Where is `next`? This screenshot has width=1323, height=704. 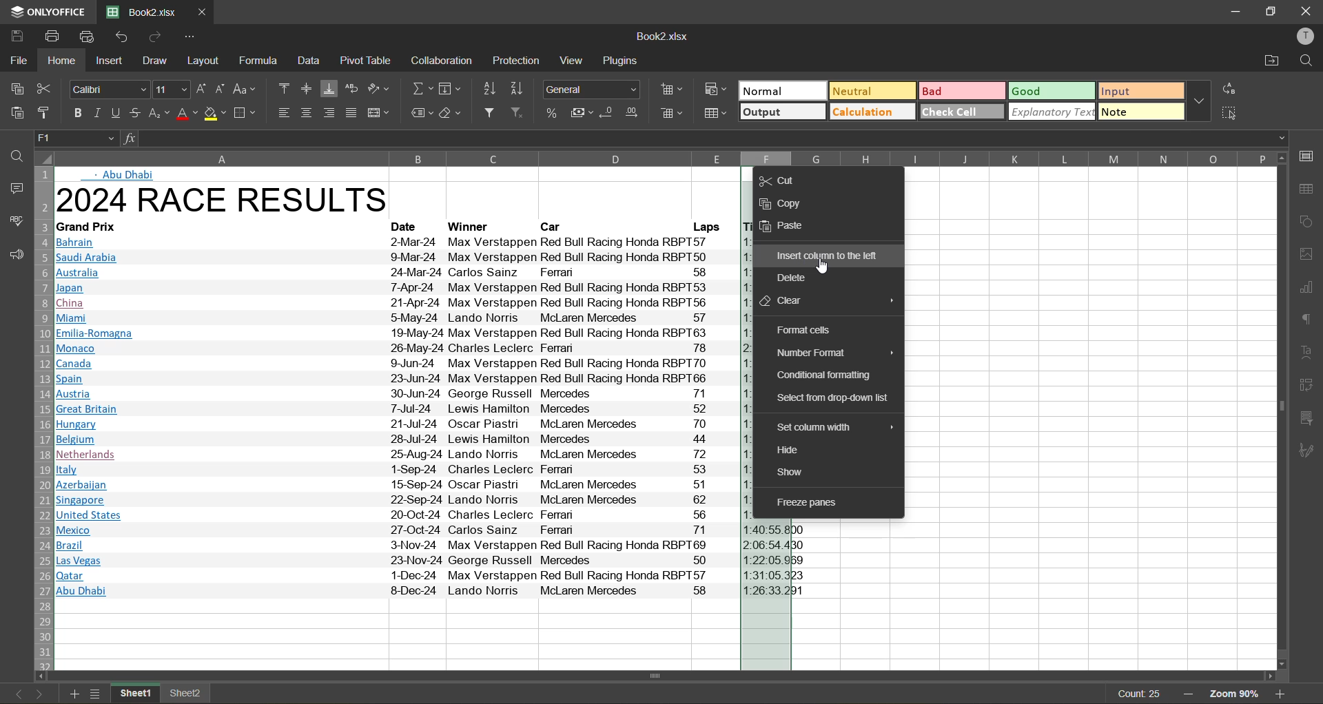
next is located at coordinates (37, 693).